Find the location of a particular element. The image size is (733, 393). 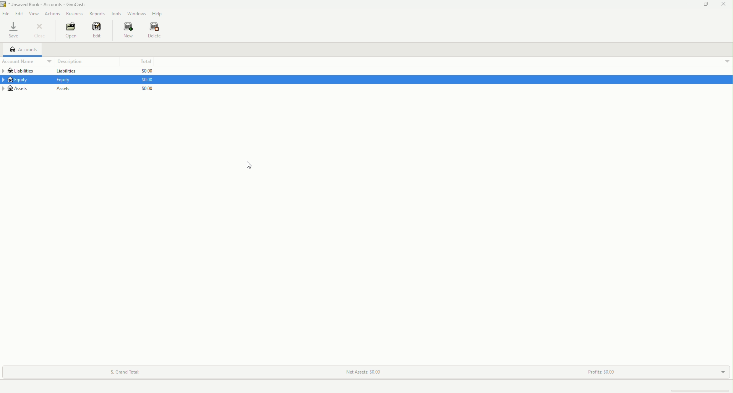

Total is located at coordinates (145, 61).